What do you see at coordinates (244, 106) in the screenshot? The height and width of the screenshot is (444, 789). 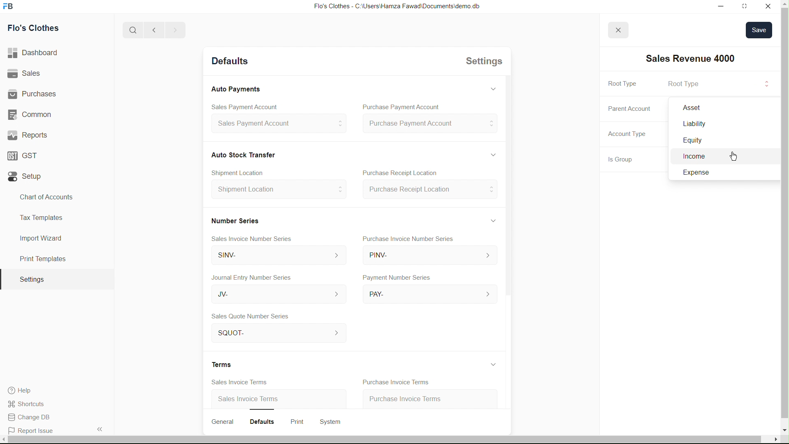 I see `Sales Payment Account` at bounding box center [244, 106].